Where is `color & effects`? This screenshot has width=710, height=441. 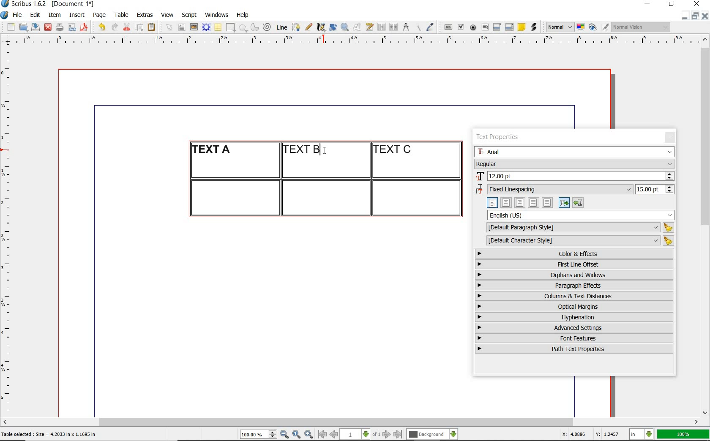 color & effects is located at coordinates (575, 253).